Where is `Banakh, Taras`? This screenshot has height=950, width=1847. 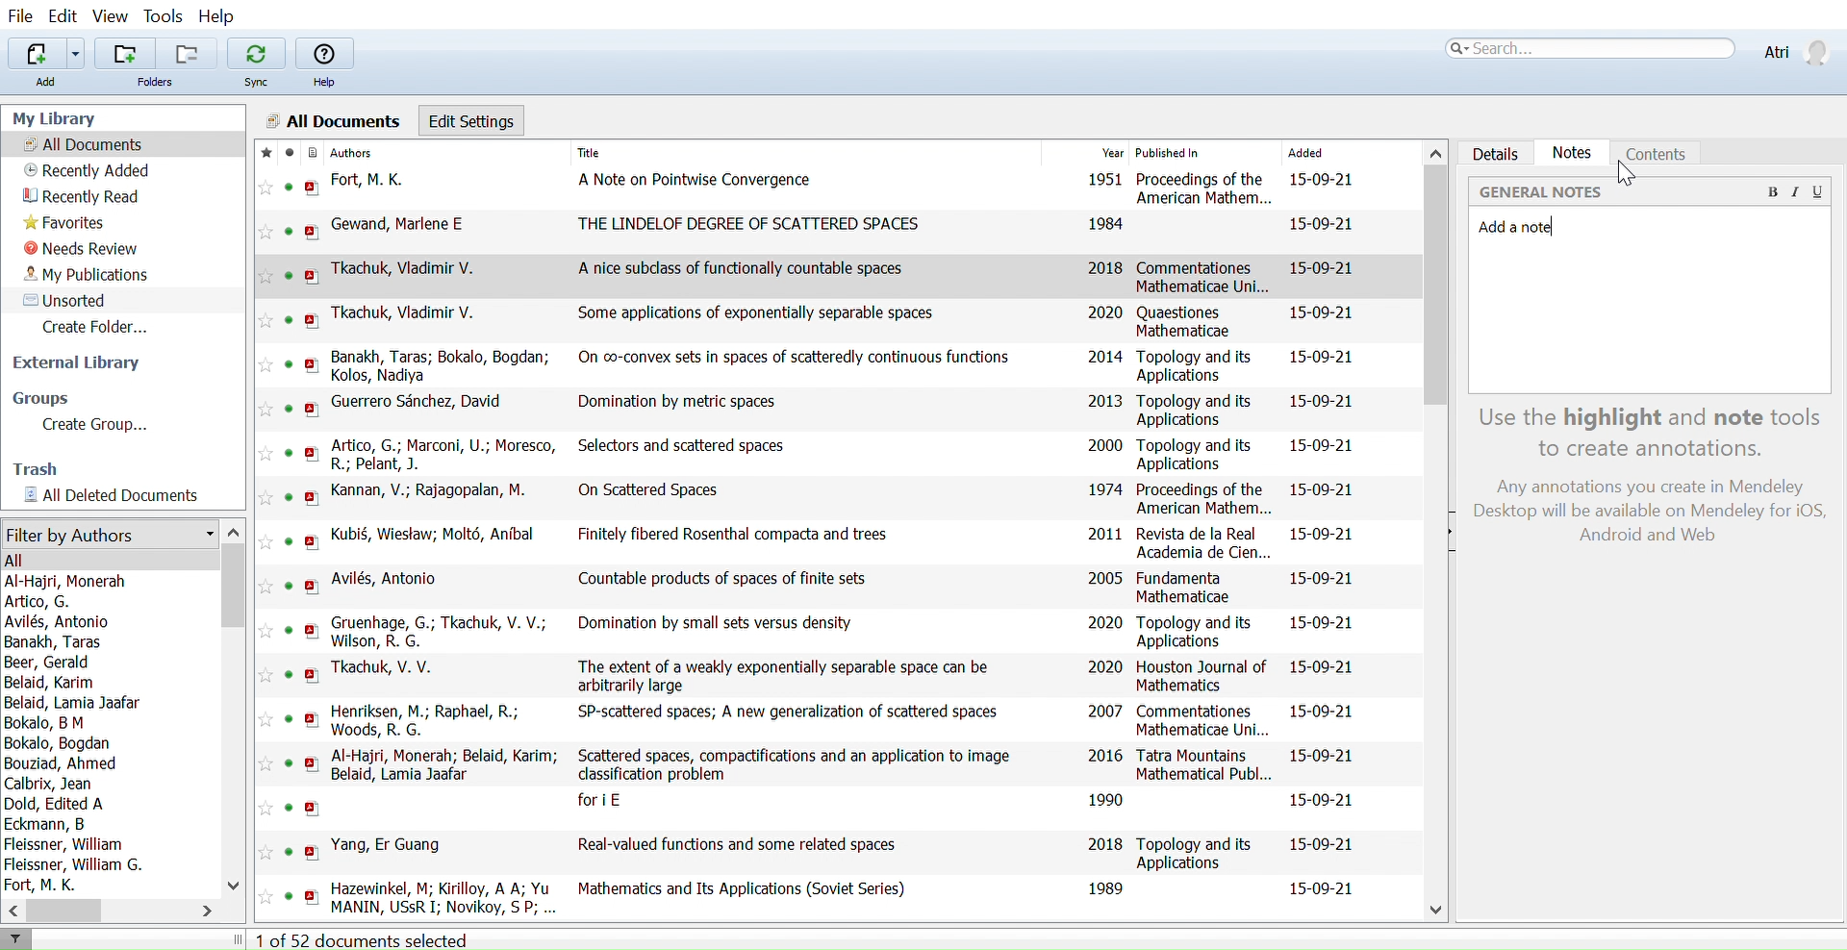 Banakh, Taras is located at coordinates (57, 642).